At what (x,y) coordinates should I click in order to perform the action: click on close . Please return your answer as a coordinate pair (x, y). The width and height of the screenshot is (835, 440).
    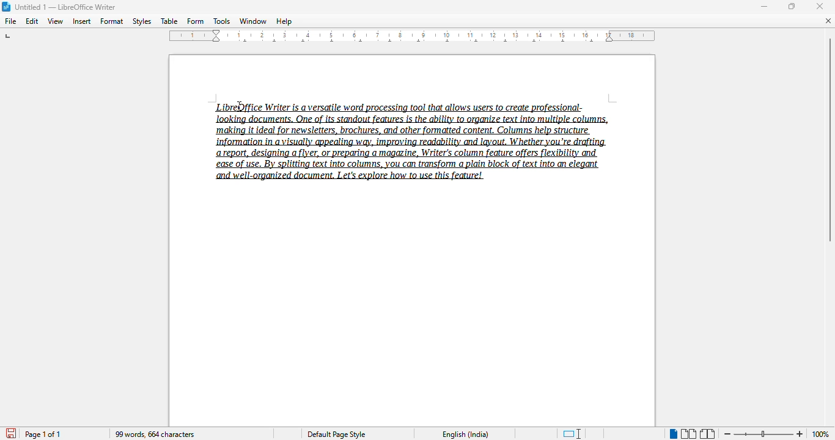
    Looking at the image, I should click on (820, 6).